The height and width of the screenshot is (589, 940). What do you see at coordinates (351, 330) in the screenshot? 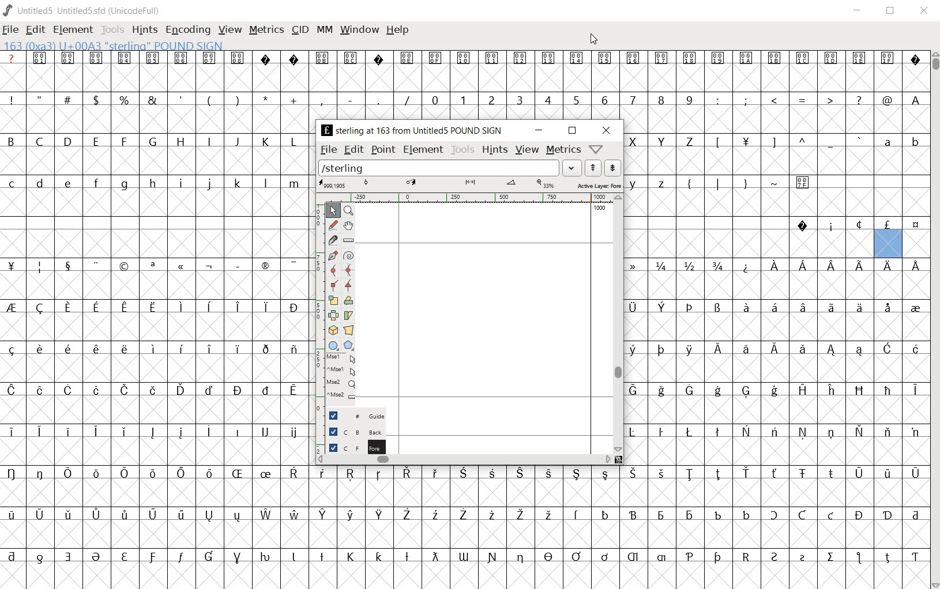
I see `Perspective` at bounding box center [351, 330].